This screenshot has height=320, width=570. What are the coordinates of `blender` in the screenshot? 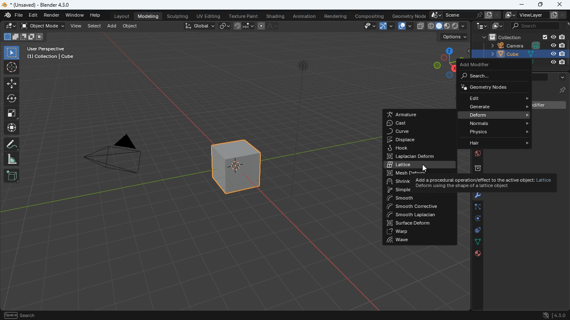 It's located at (13, 15).